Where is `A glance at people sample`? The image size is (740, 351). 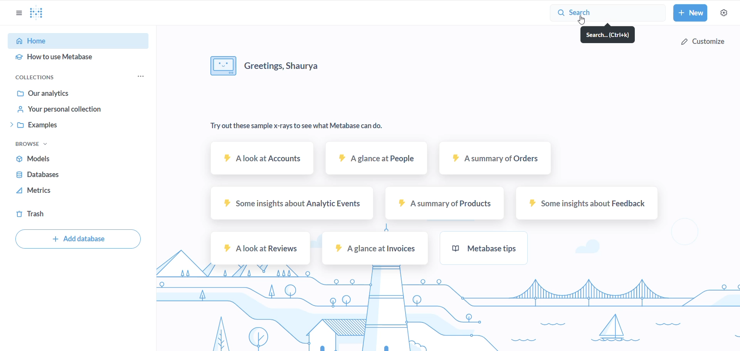
A glance at people sample is located at coordinates (376, 159).